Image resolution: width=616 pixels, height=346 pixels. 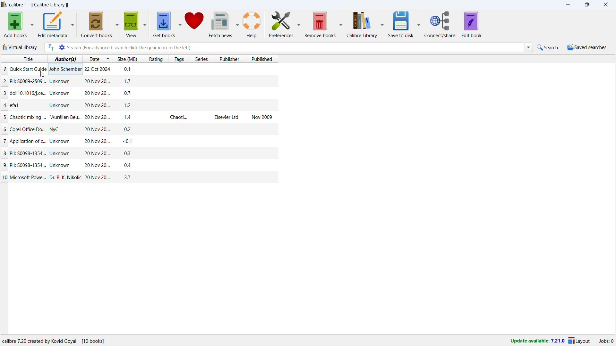 I want to click on one book entry, so click(x=138, y=81).